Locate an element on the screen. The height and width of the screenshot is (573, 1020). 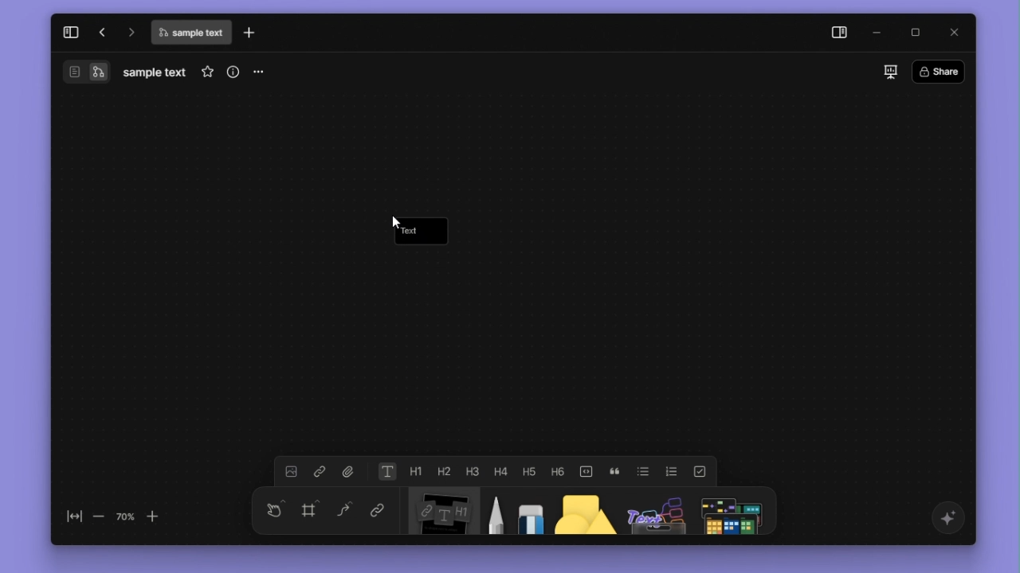
affine ai is located at coordinates (946, 518).